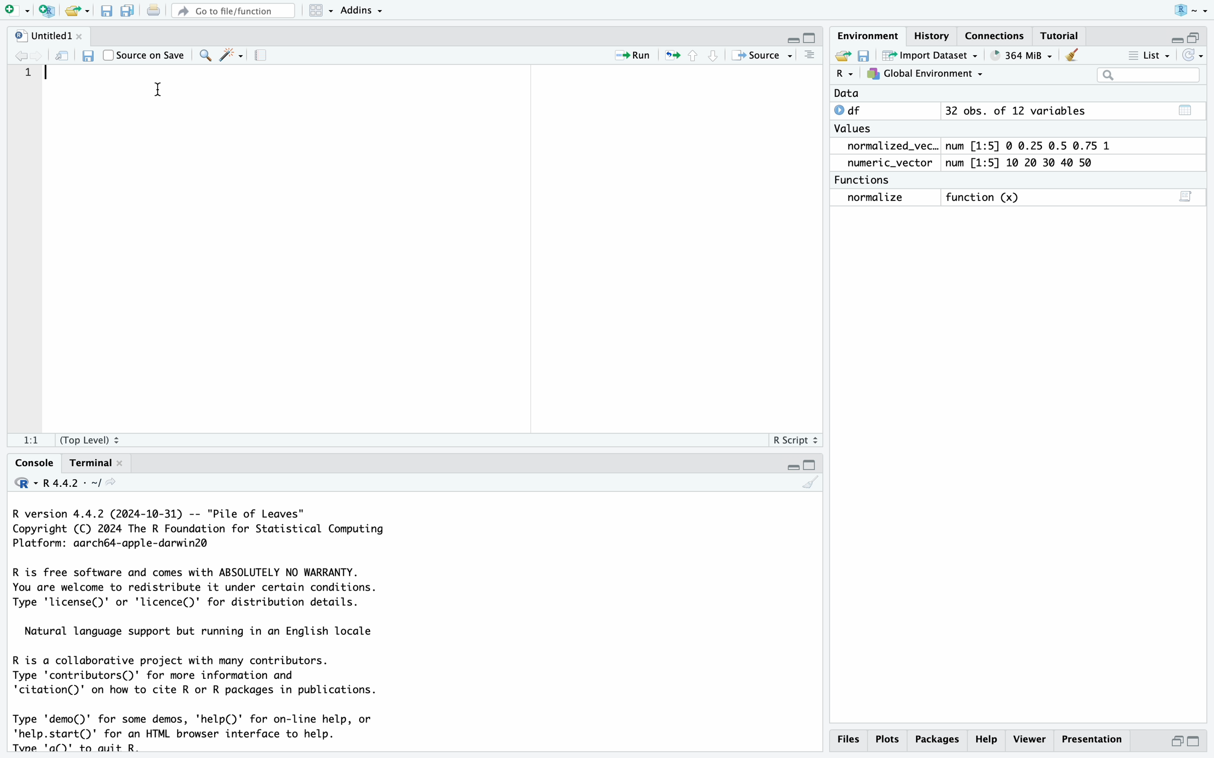 This screenshot has width=1214, height=758. What do you see at coordinates (1187, 36) in the screenshot?
I see `Fullscreen` at bounding box center [1187, 36].